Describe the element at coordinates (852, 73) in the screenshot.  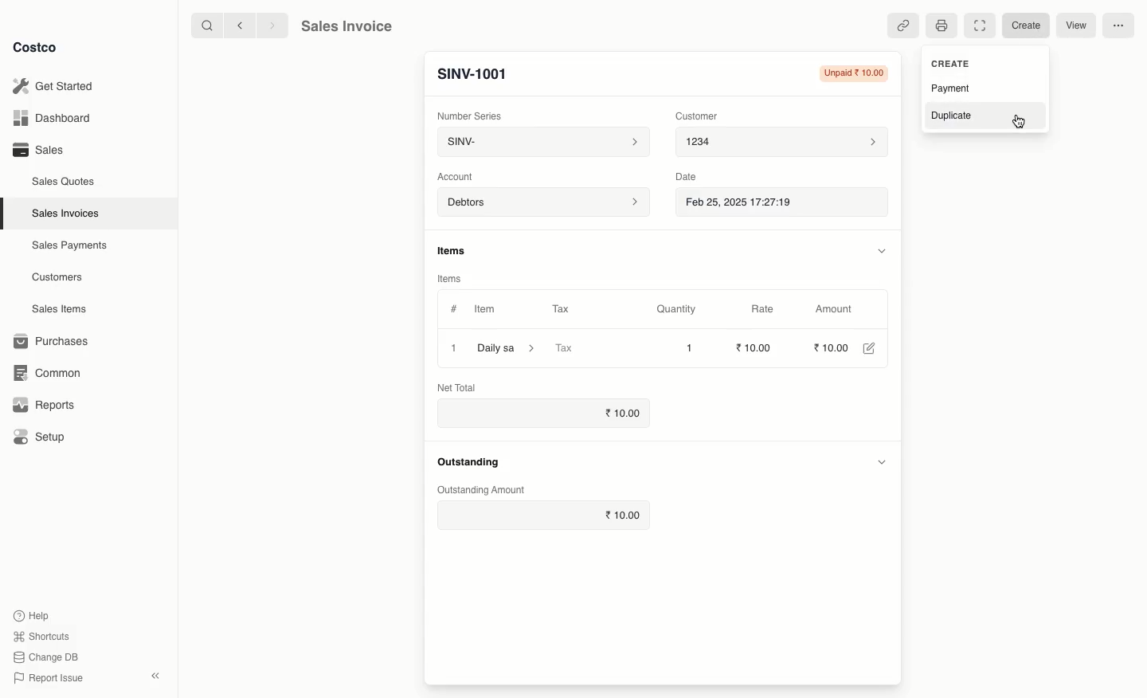
I see `Unpaid 10.00` at that location.